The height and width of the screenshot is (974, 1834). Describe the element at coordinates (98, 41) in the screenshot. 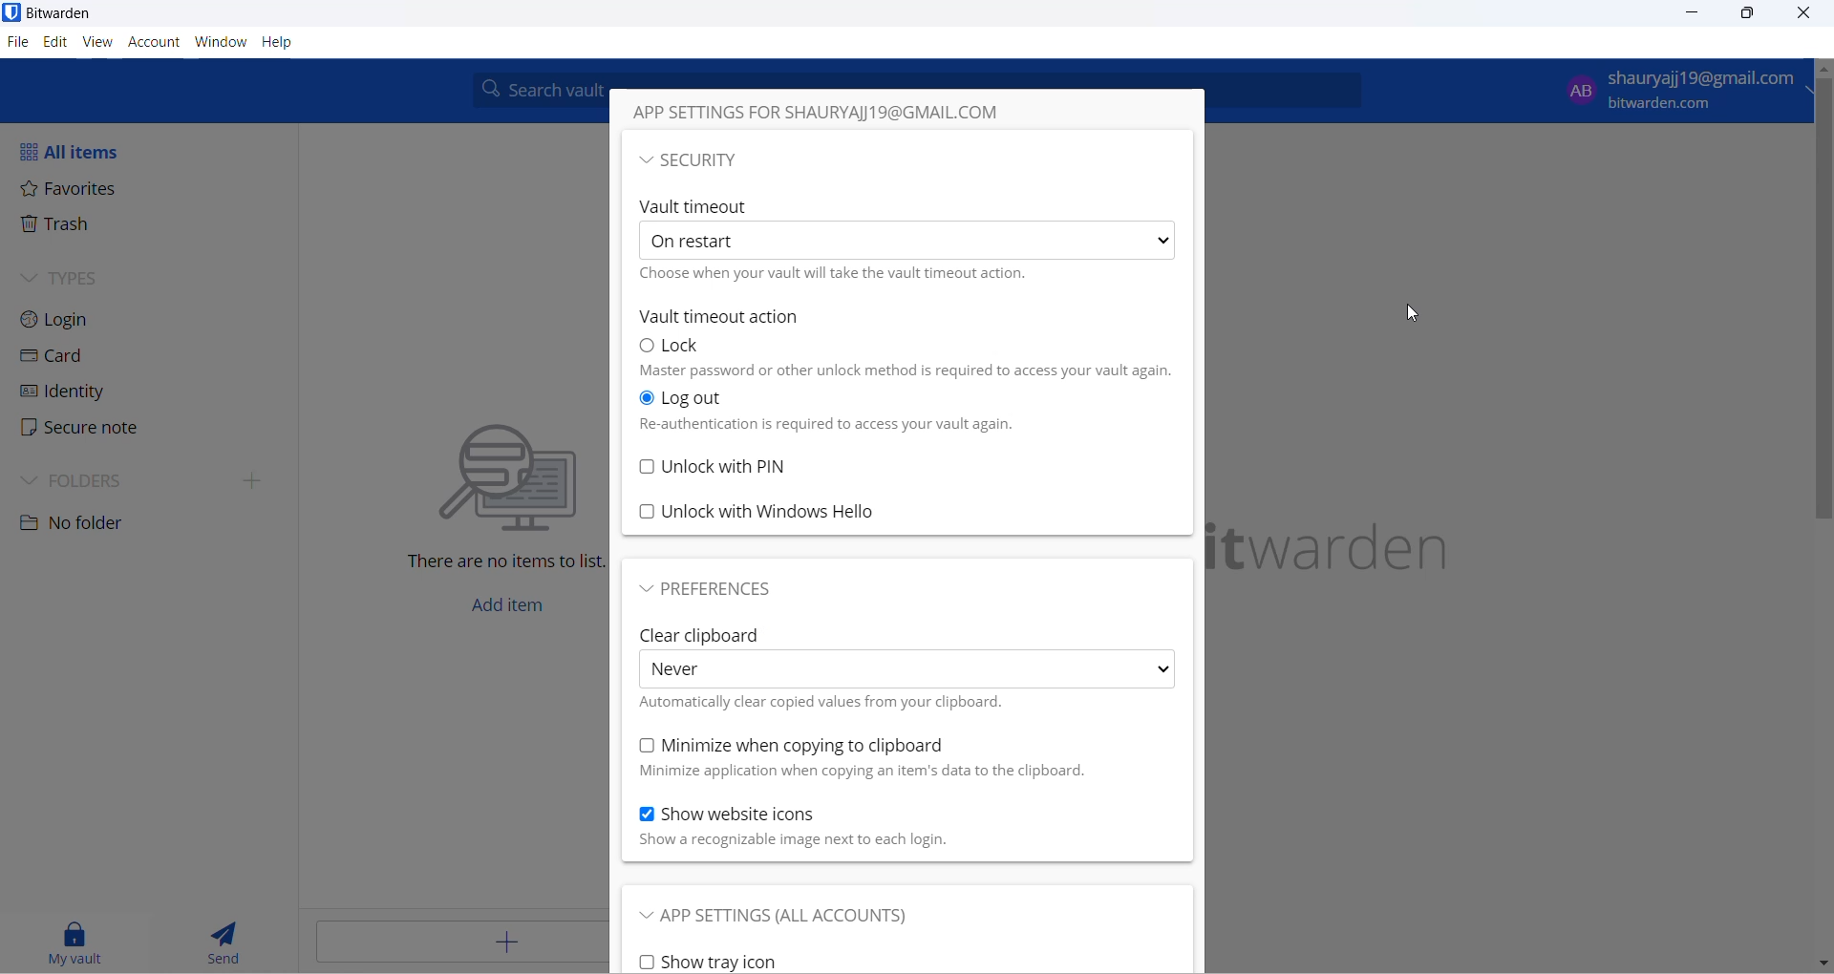

I see `view` at that location.